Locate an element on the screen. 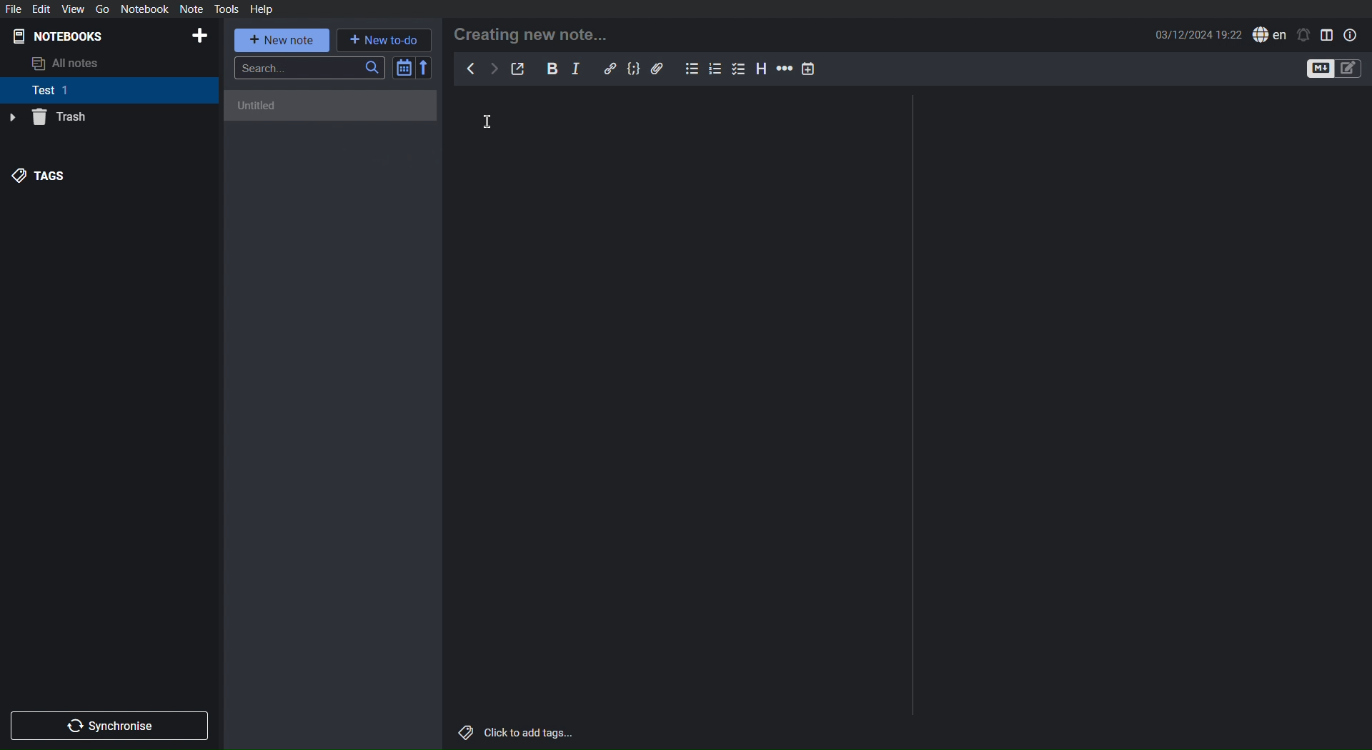  Click to add tags is located at coordinates (516, 733).